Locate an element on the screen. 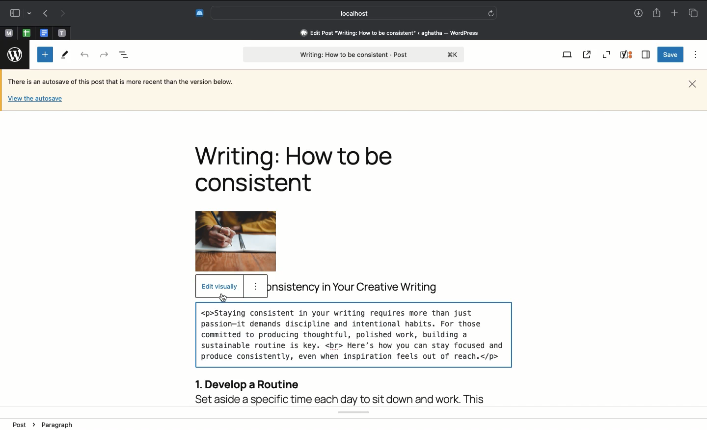  Options is located at coordinates (693, 54).